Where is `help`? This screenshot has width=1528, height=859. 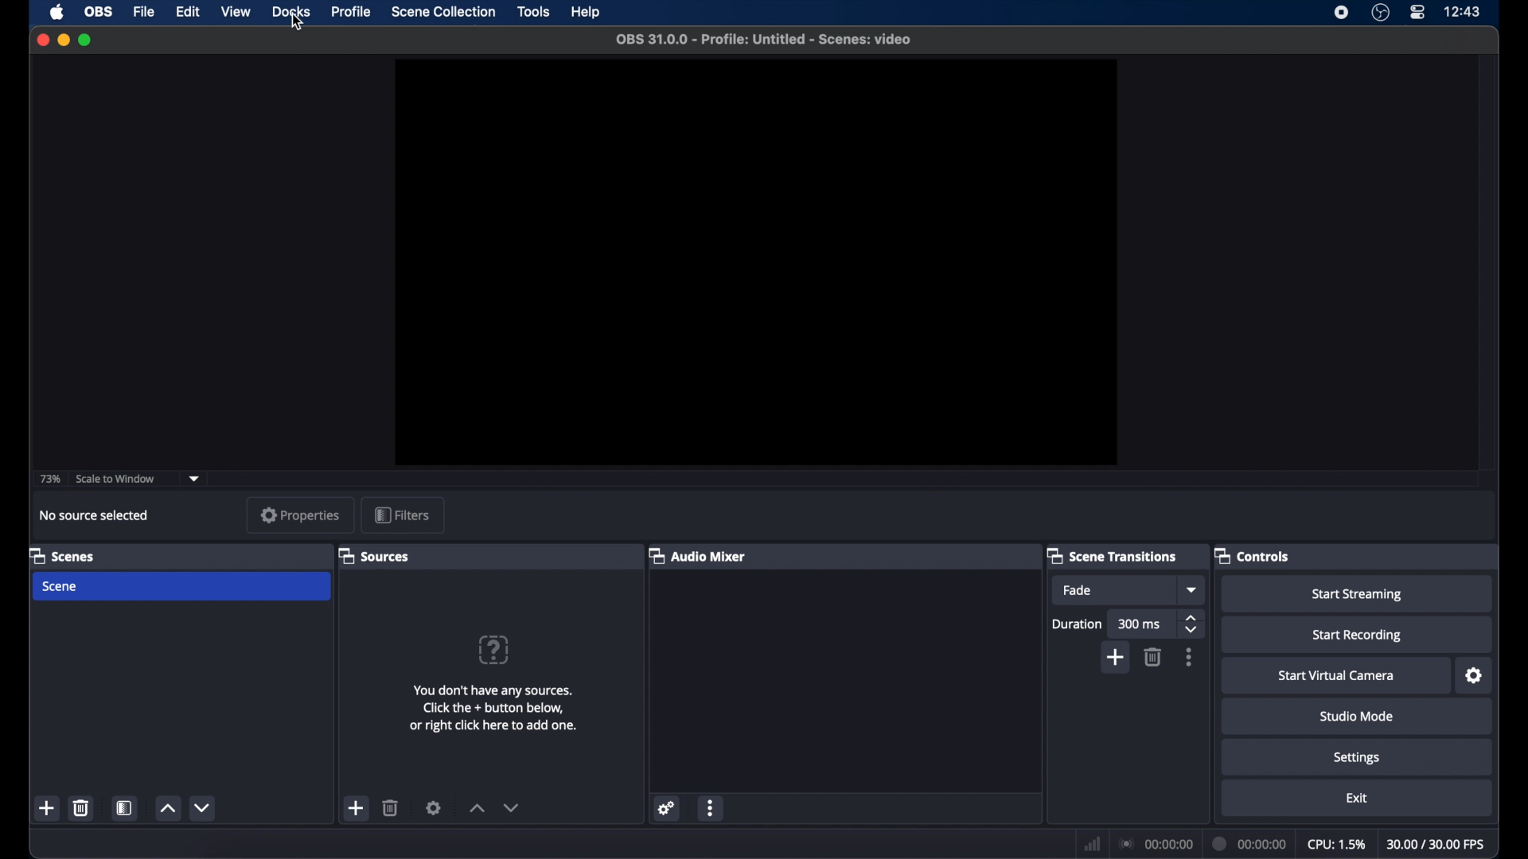 help is located at coordinates (584, 12).